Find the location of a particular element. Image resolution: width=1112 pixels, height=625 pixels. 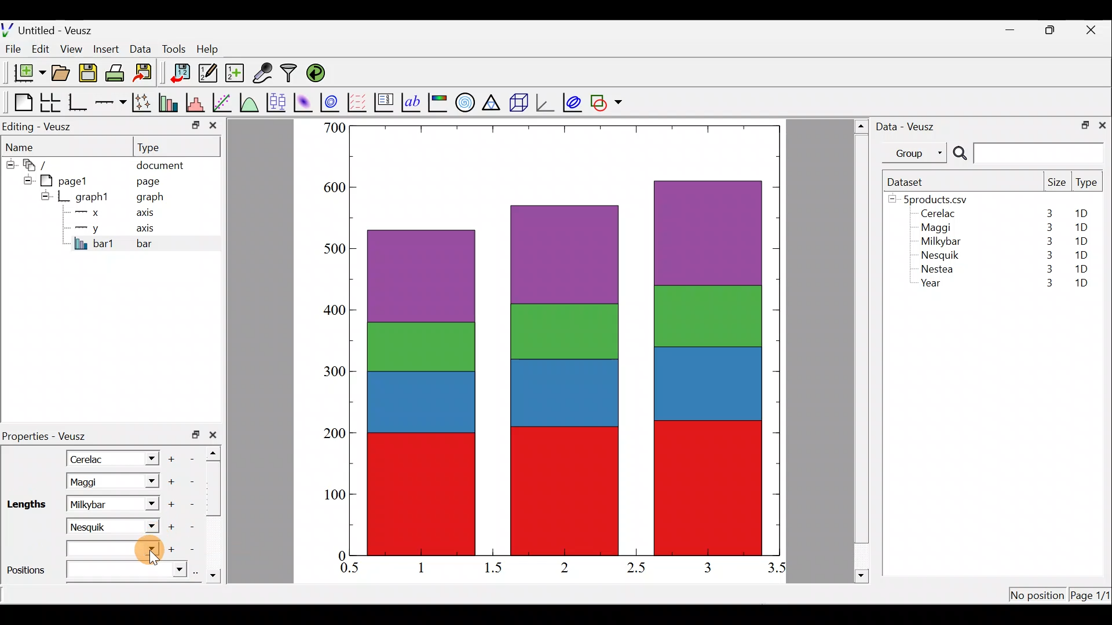

1D is located at coordinates (1081, 284).